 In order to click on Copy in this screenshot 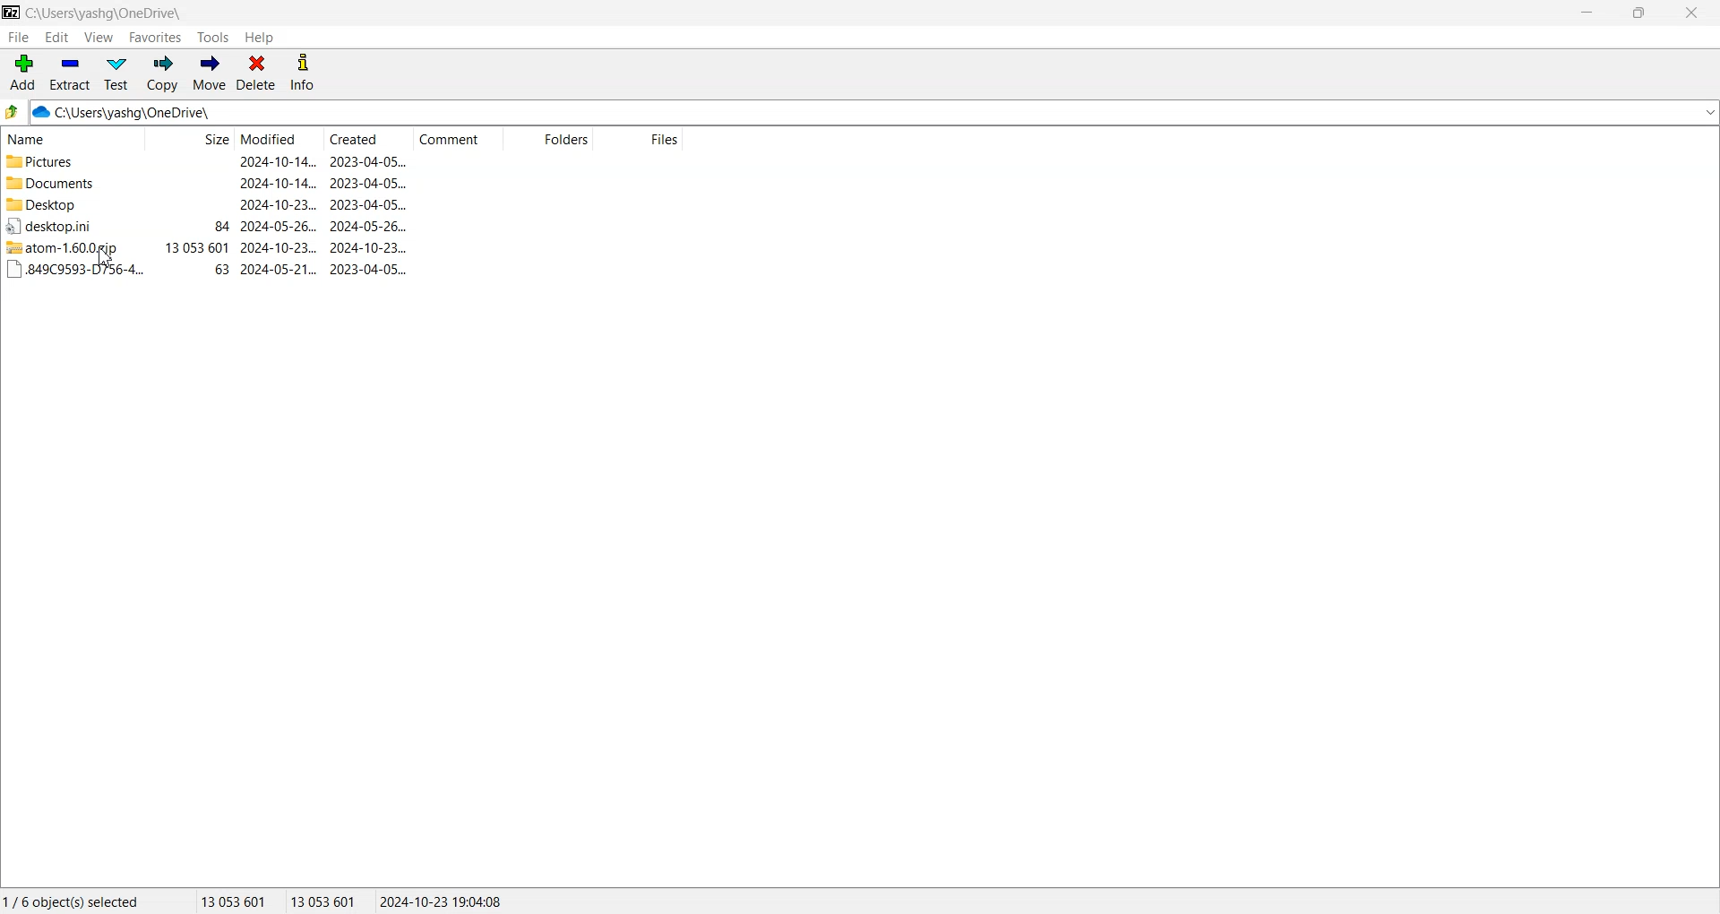, I will do `click(161, 73)`.